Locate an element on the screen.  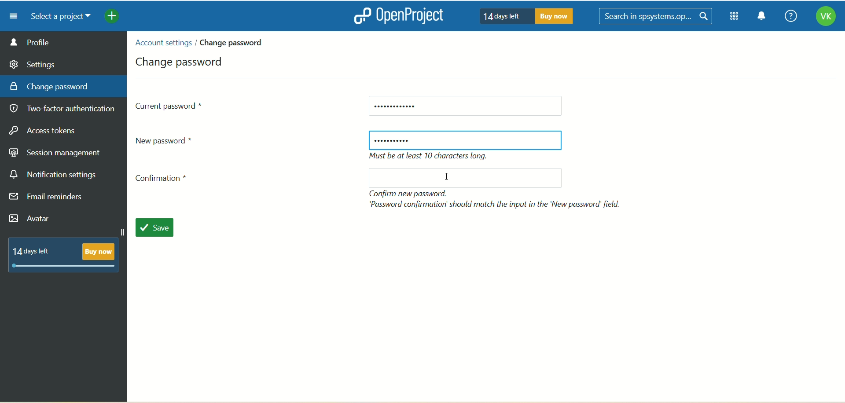
text is located at coordinates (67, 253).